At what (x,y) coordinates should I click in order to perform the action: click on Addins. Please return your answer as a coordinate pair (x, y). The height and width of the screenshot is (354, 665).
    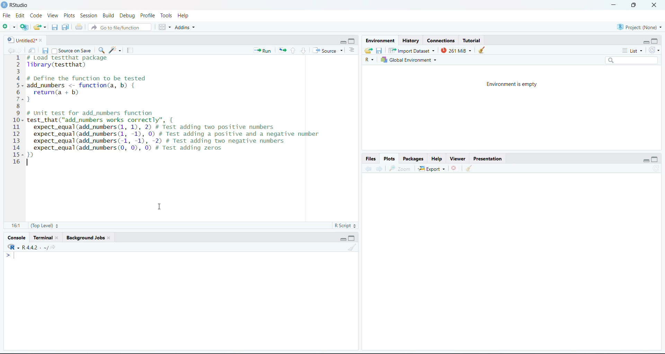
    Looking at the image, I should click on (185, 27).